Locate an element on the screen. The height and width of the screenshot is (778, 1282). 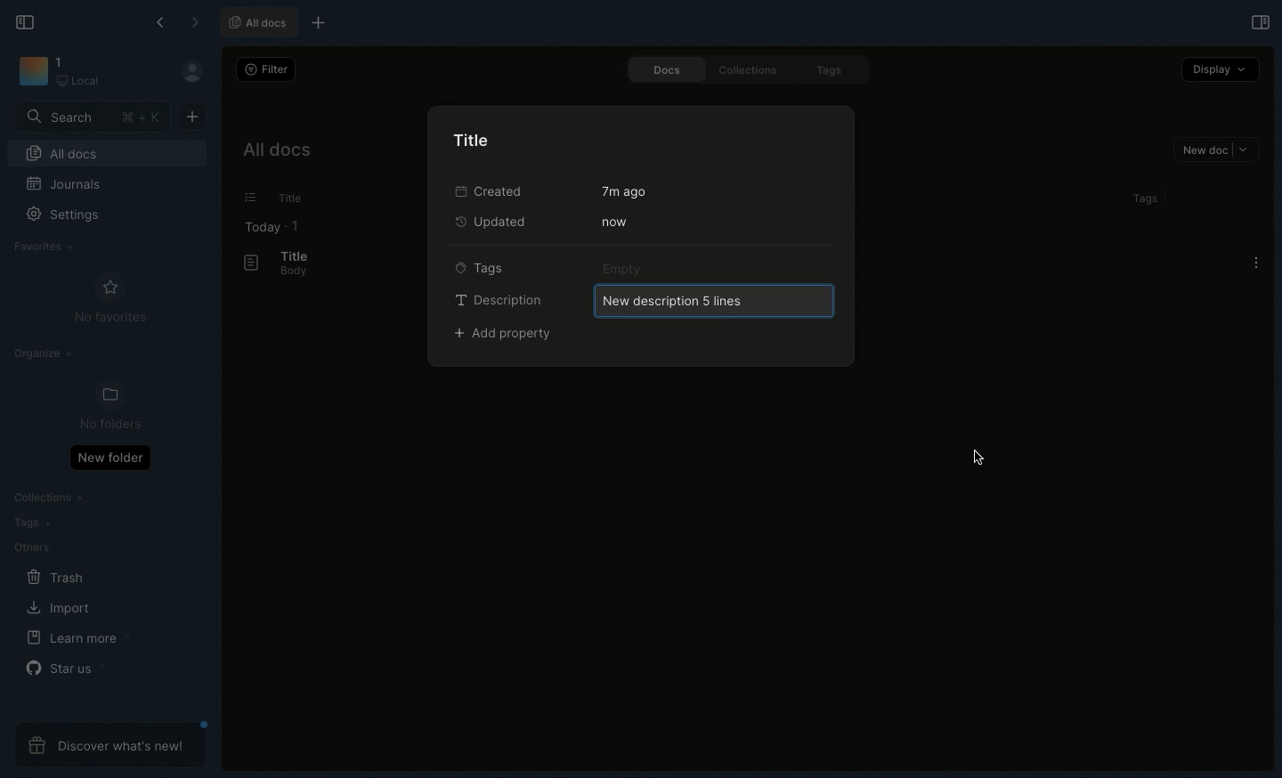
1 item is located at coordinates (296, 225).